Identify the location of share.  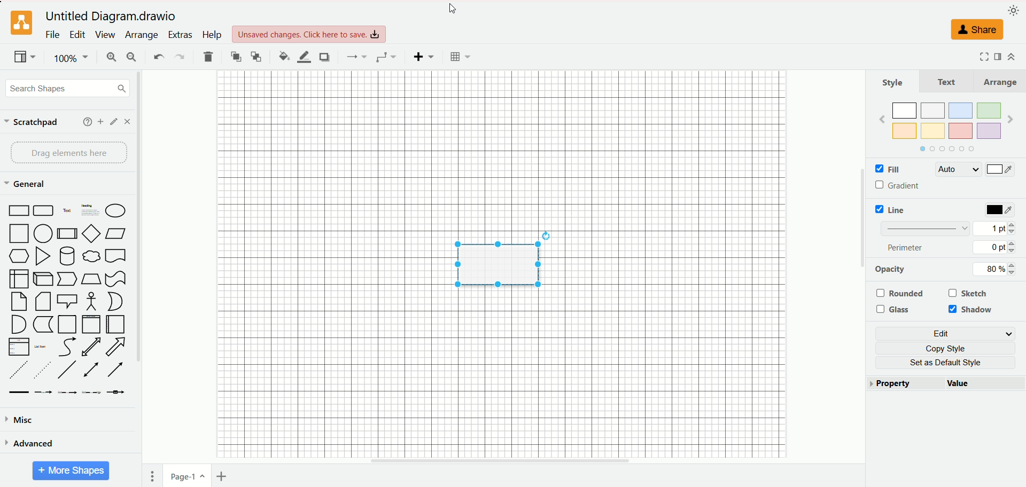
(974, 29).